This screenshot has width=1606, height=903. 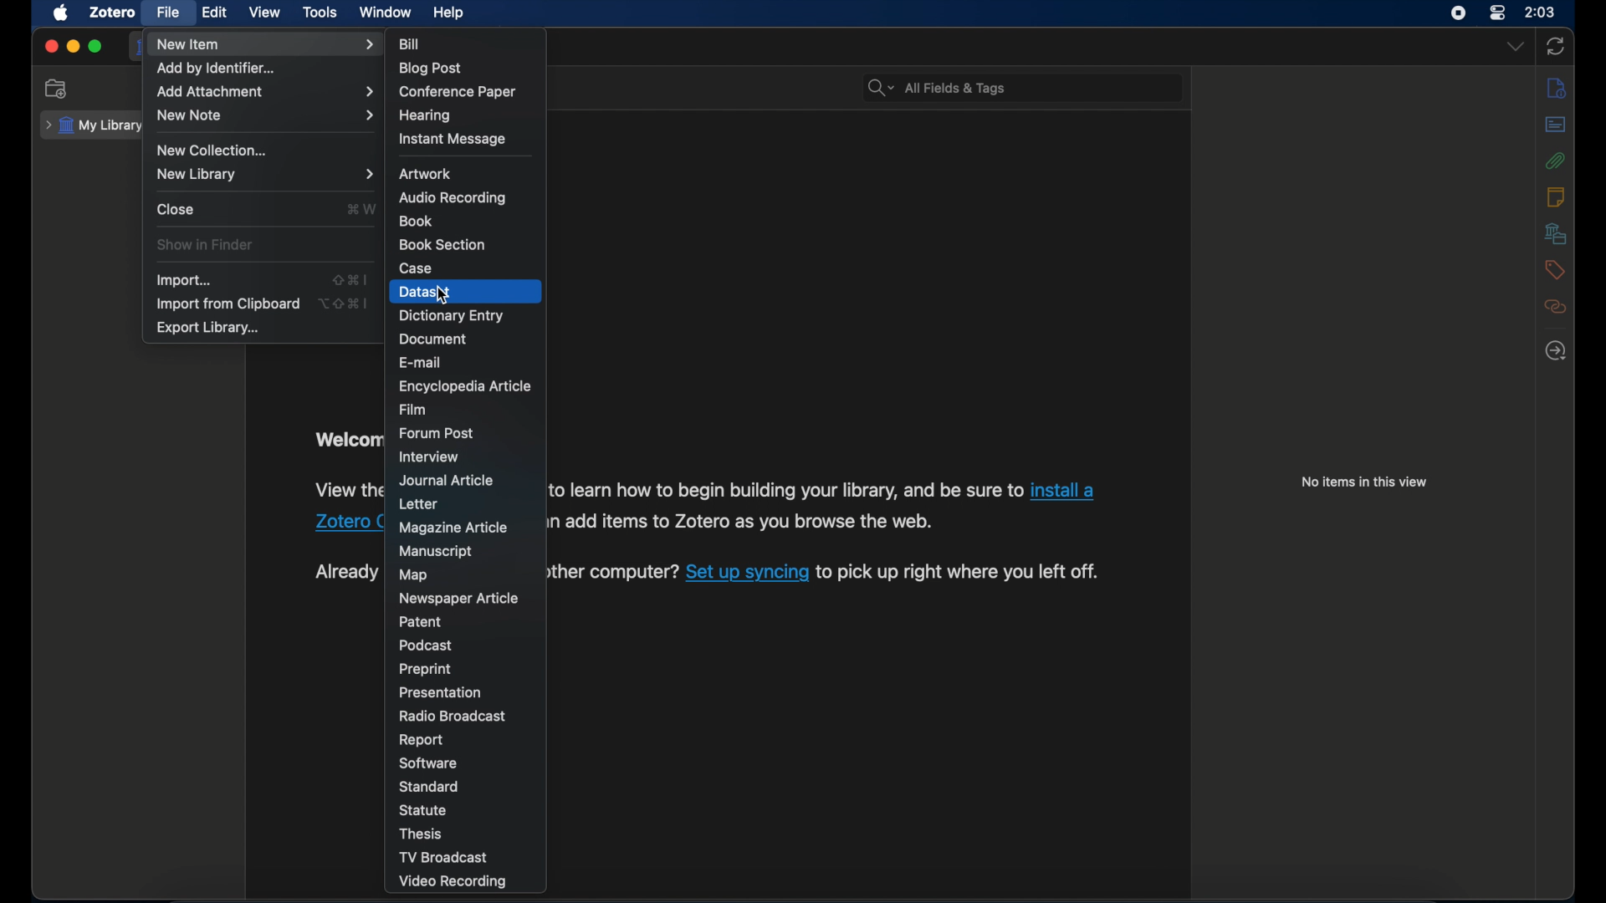 I want to click on software, so click(x=427, y=763).